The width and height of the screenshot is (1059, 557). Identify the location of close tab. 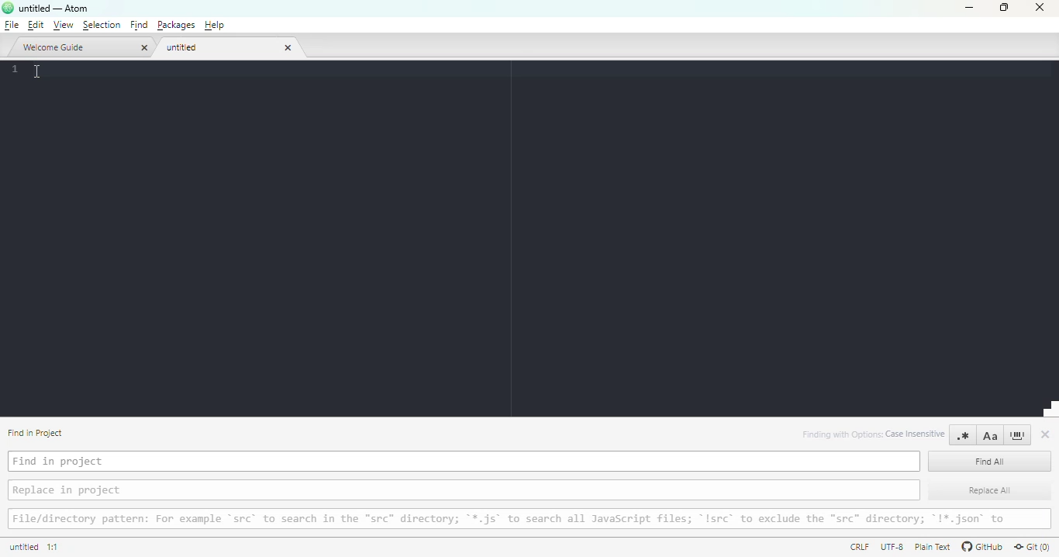
(288, 47).